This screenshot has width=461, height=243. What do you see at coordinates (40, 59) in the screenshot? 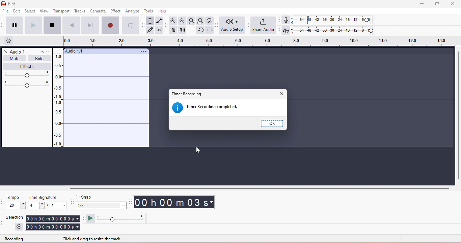
I see `solo` at bounding box center [40, 59].